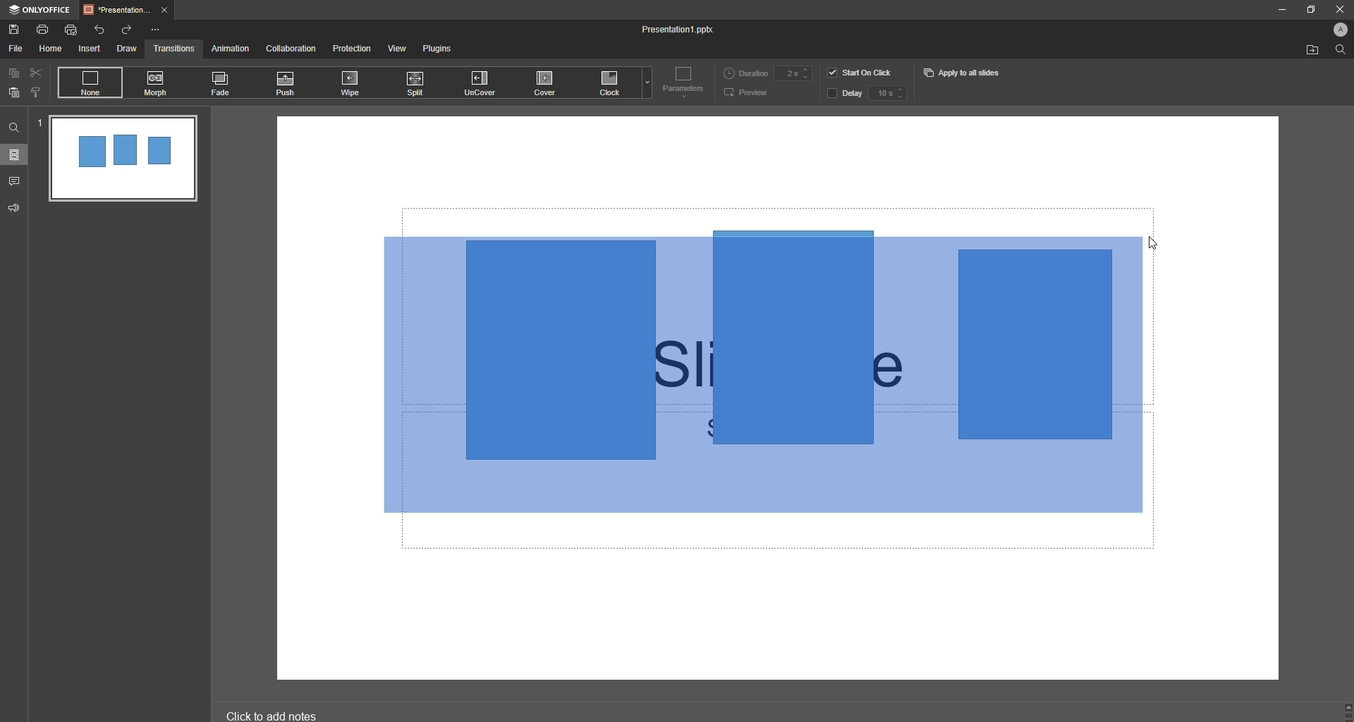 The width and height of the screenshot is (1354, 722). I want to click on Open from file, so click(1312, 51).